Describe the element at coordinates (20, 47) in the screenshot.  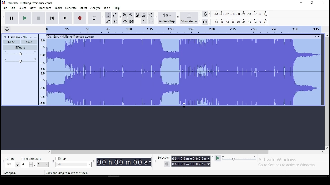
I see `effects` at that location.